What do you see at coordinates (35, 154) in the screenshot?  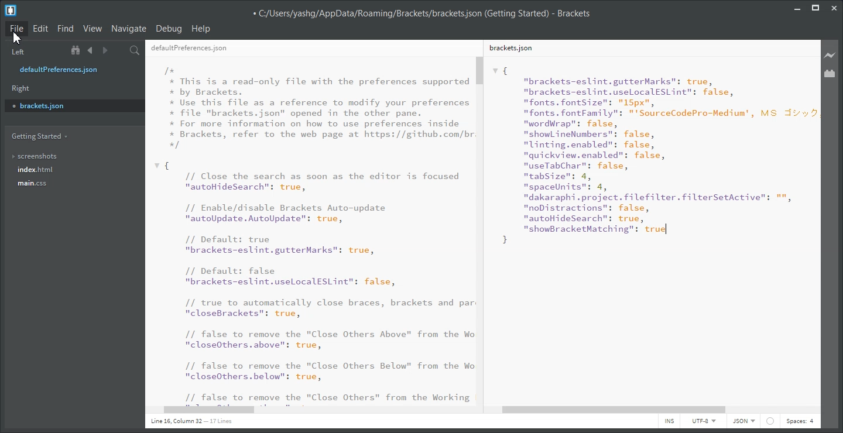 I see `screenshots` at bounding box center [35, 154].